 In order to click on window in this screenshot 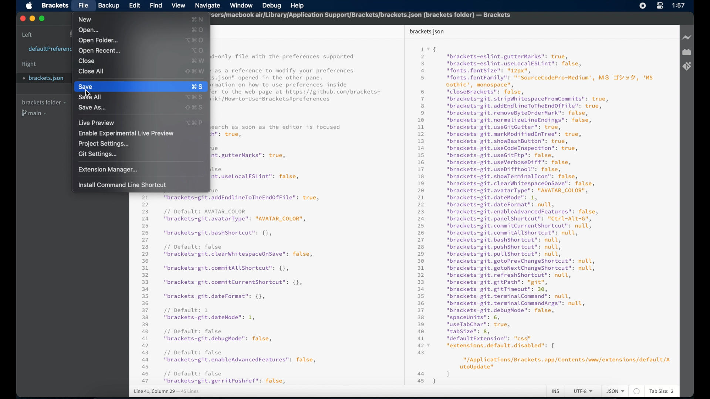, I will do `click(241, 5)`.